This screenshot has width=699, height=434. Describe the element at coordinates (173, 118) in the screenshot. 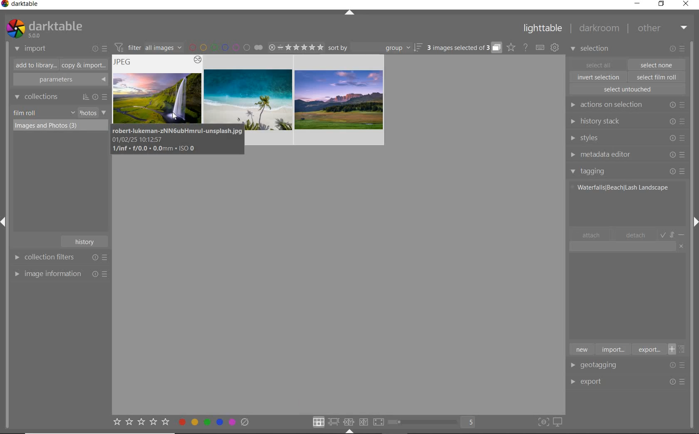

I see `cursor` at that location.